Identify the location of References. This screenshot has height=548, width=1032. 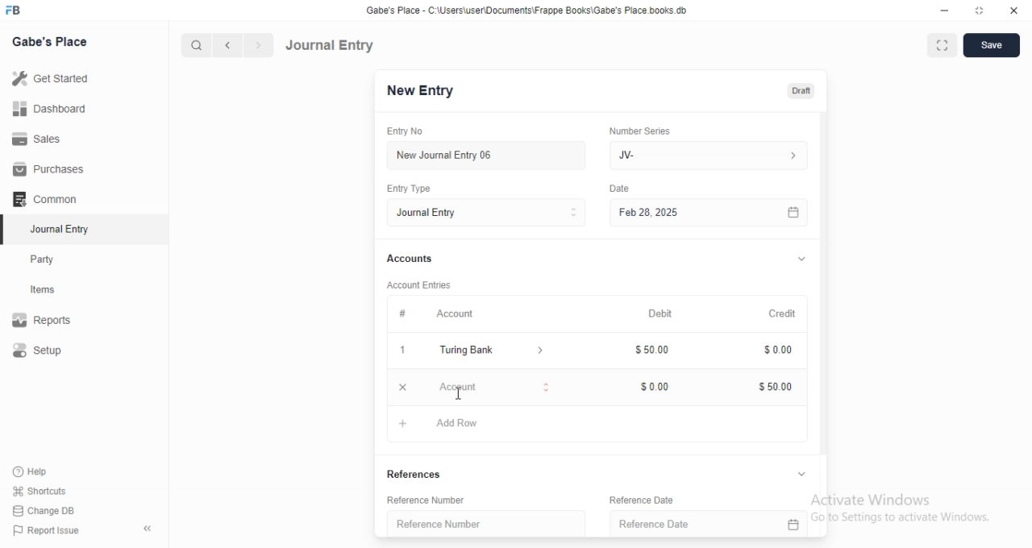
(419, 472).